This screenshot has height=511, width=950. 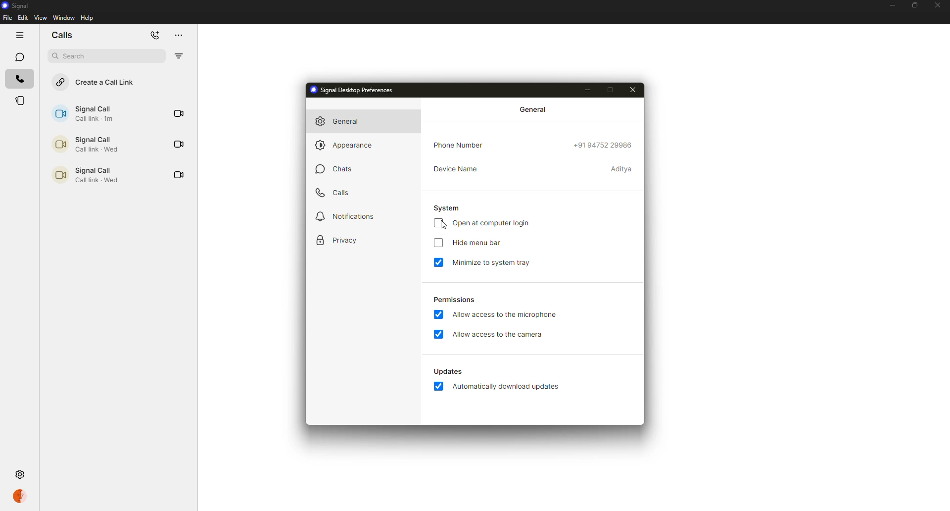 What do you see at coordinates (84, 113) in the screenshot?
I see `call link` at bounding box center [84, 113].